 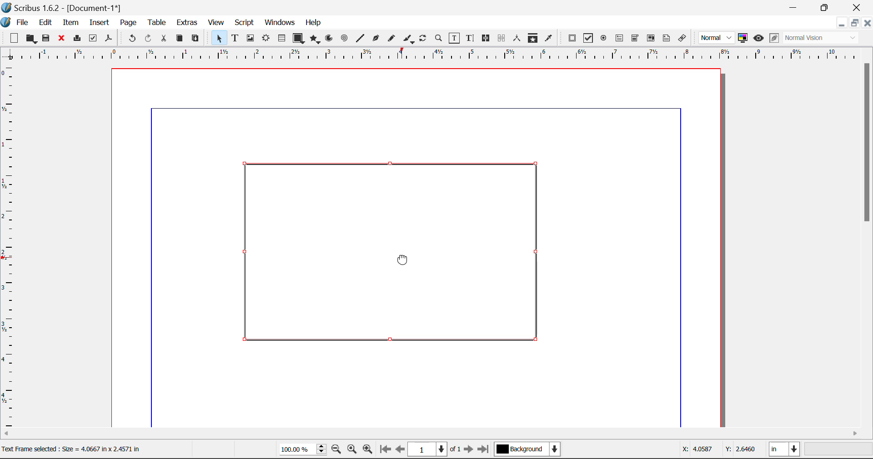 I want to click on Windows, so click(x=279, y=23).